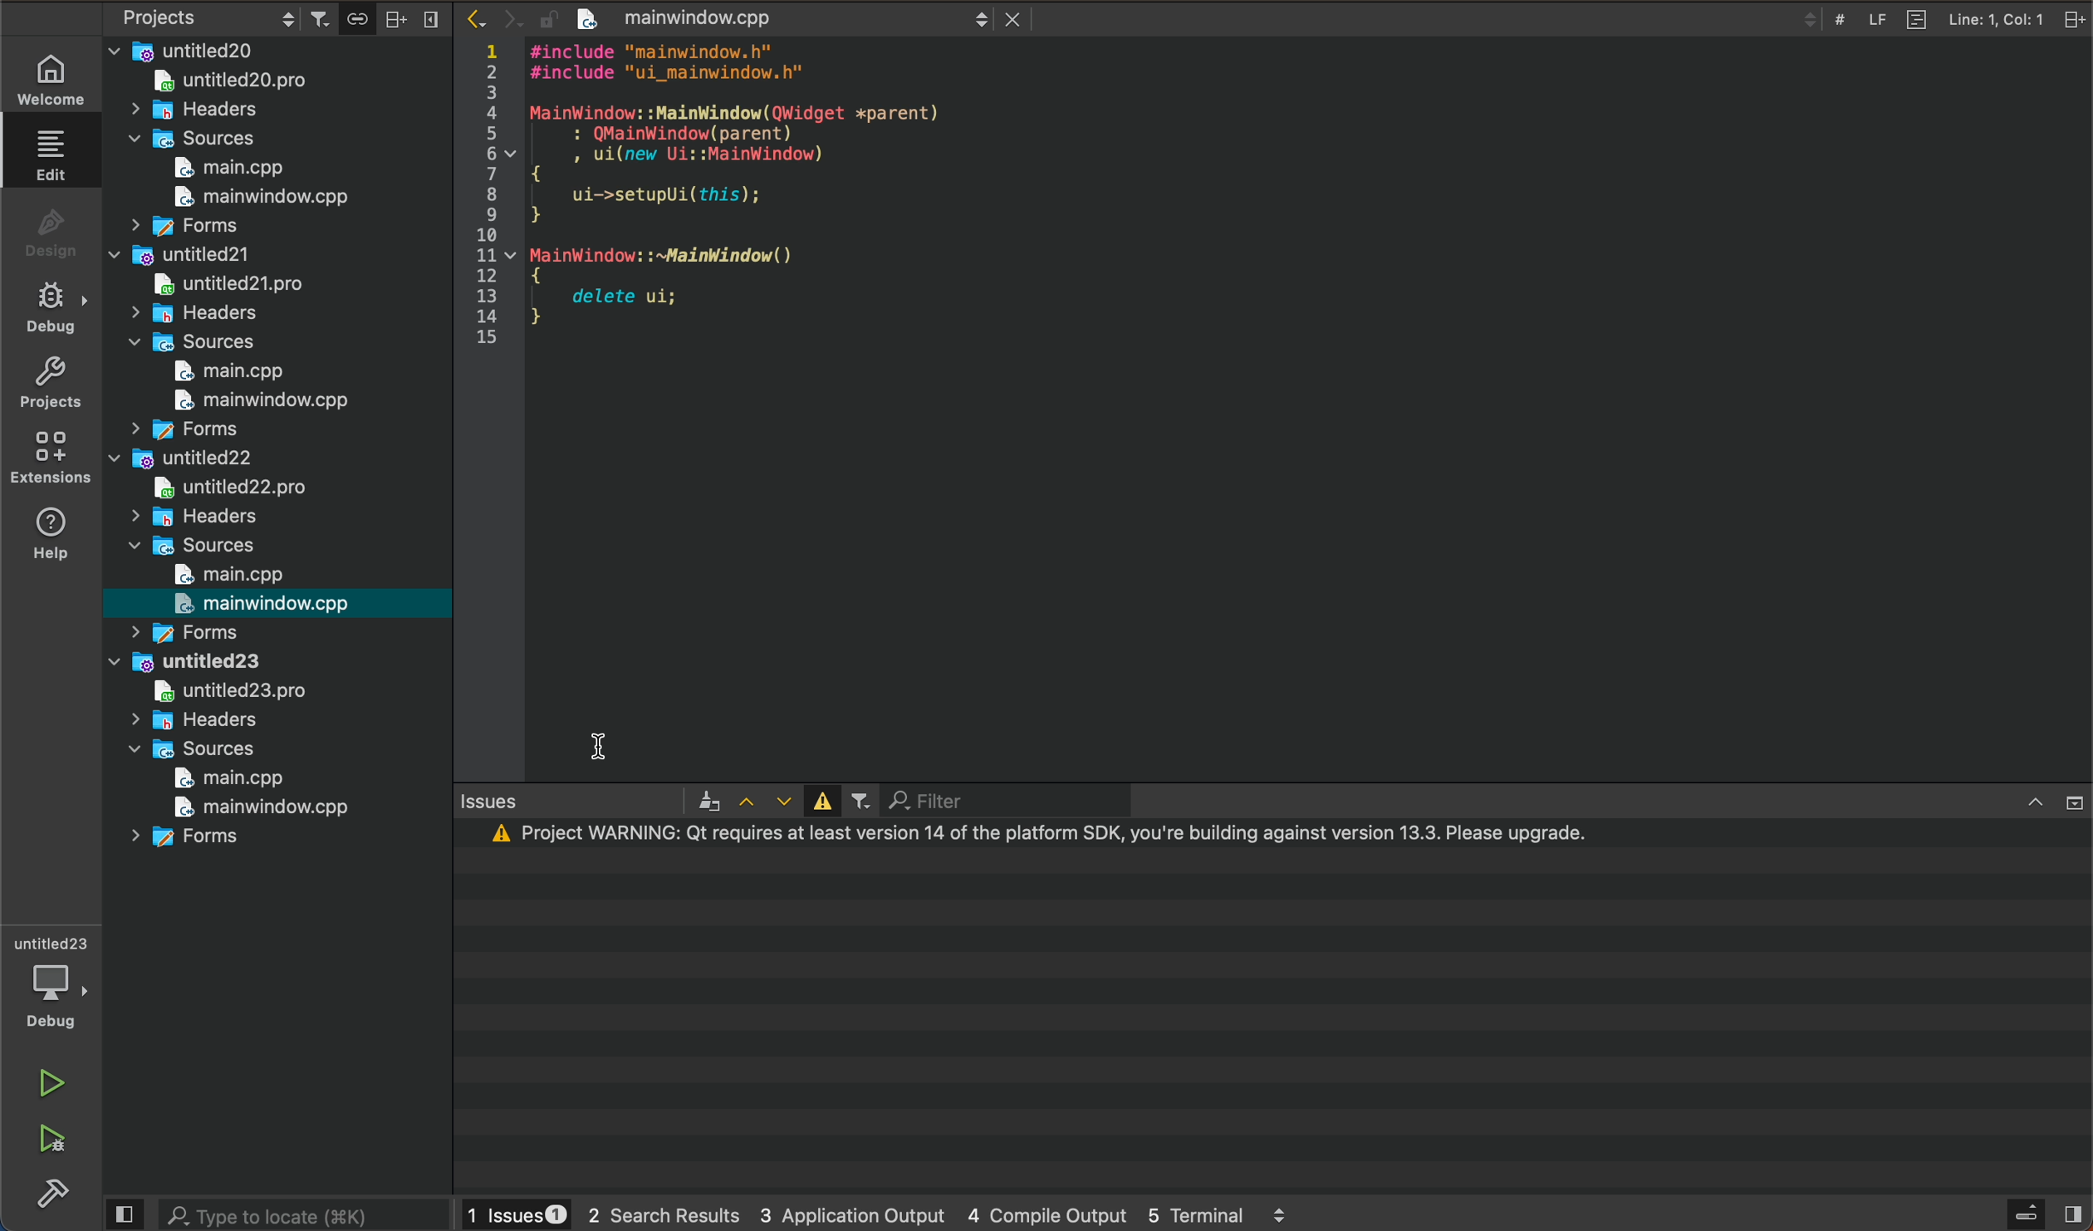 This screenshot has width=2093, height=1231. Describe the element at coordinates (1875, 19) in the screenshot. I see `LF` at that location.